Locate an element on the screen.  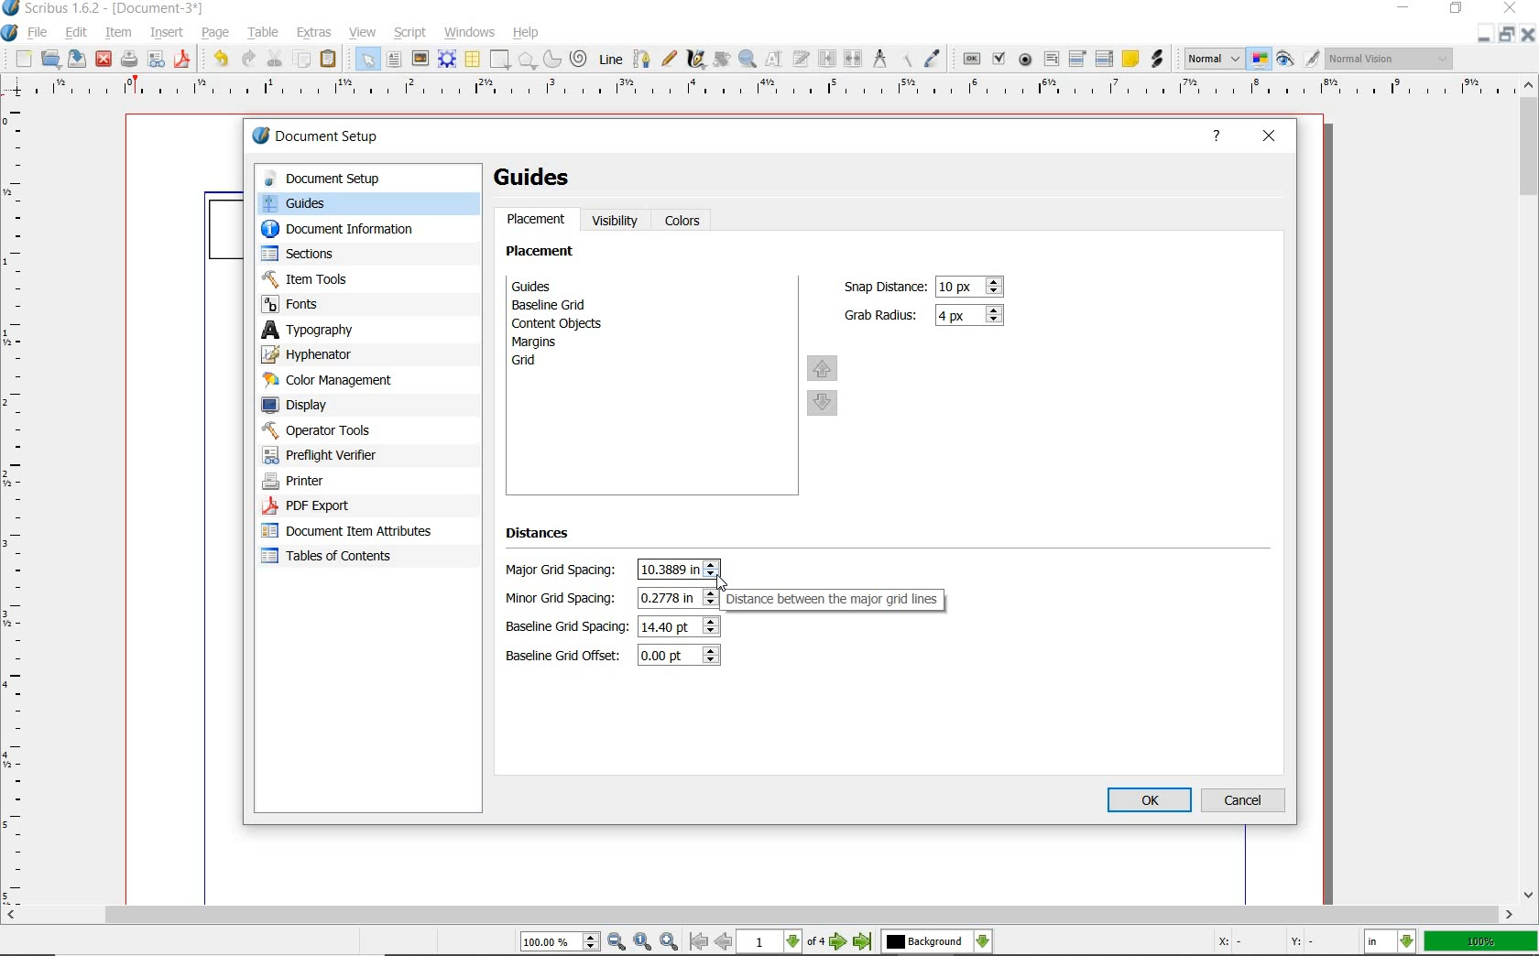
Baseline Grid Offset is located at coordinates (678, 657).